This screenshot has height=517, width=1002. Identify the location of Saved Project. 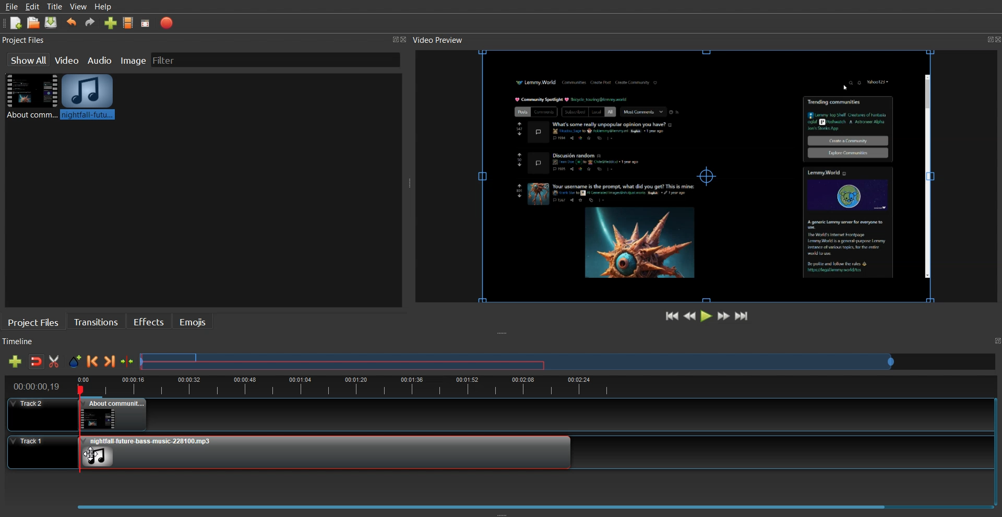
(51, 22).